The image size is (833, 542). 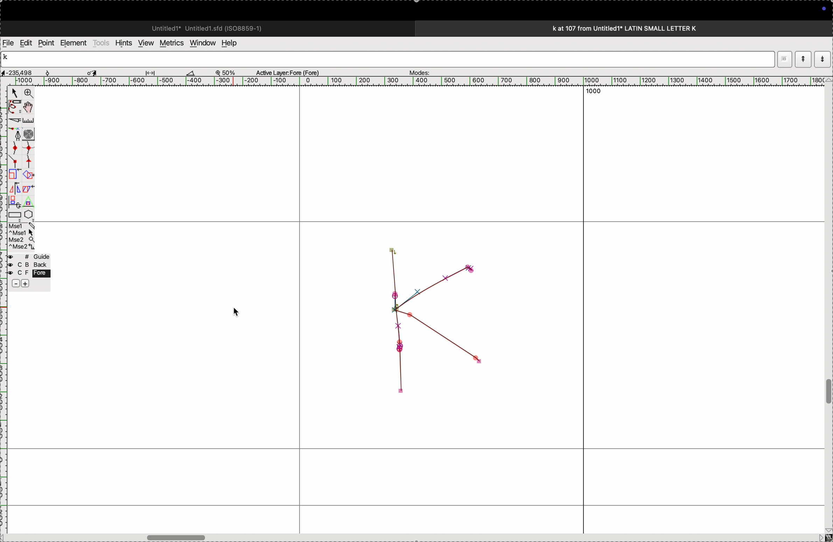 I want to click on K, so click(x=8, y=58).